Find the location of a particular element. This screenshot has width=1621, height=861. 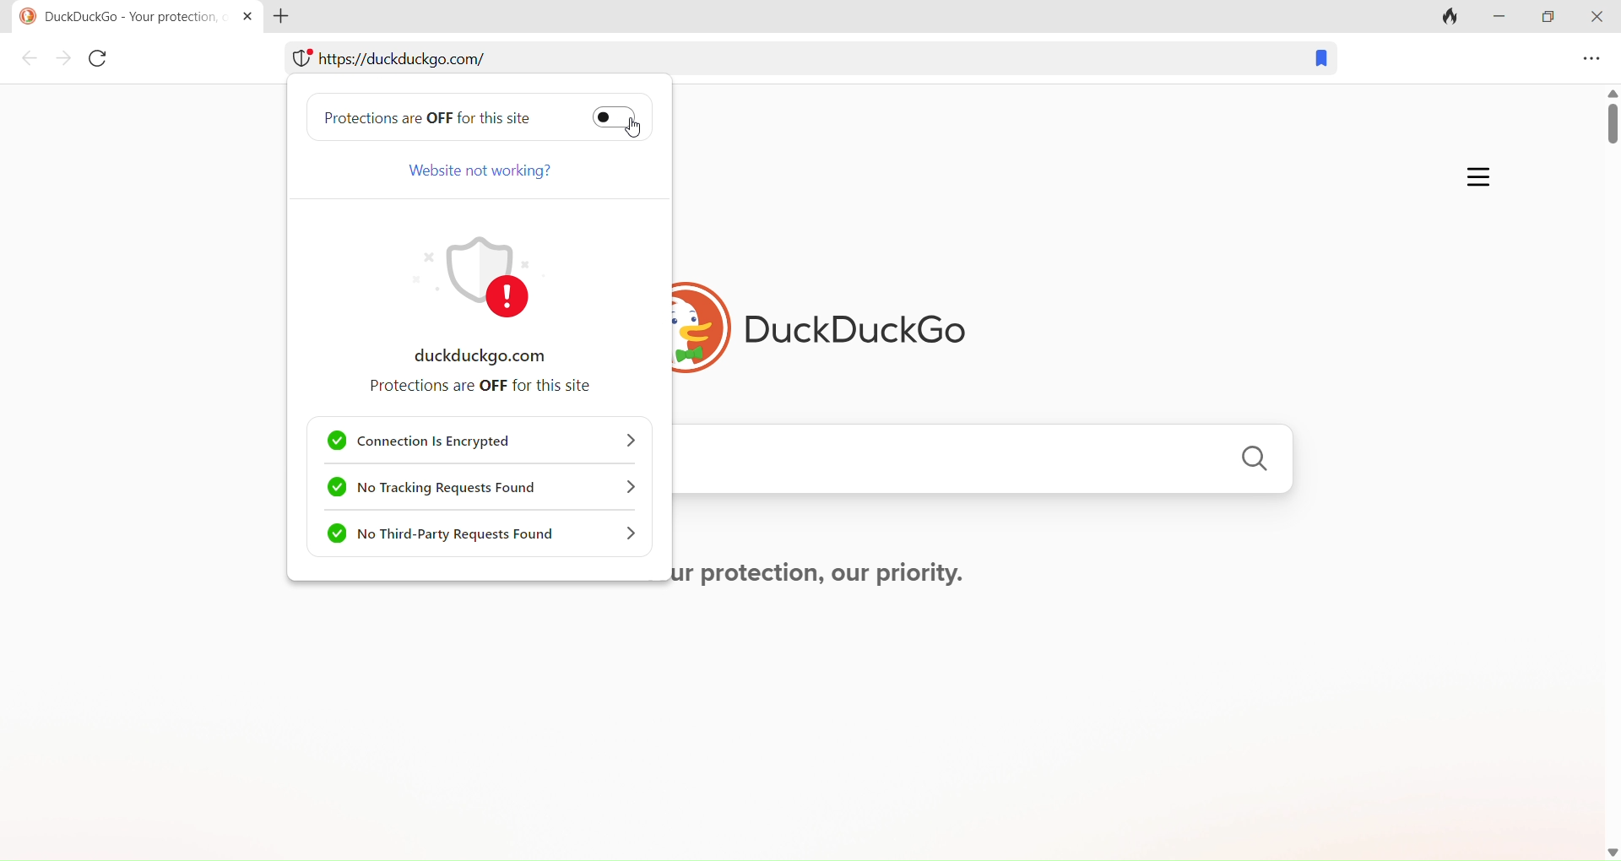

web protection is located at coordinates (296, 62).